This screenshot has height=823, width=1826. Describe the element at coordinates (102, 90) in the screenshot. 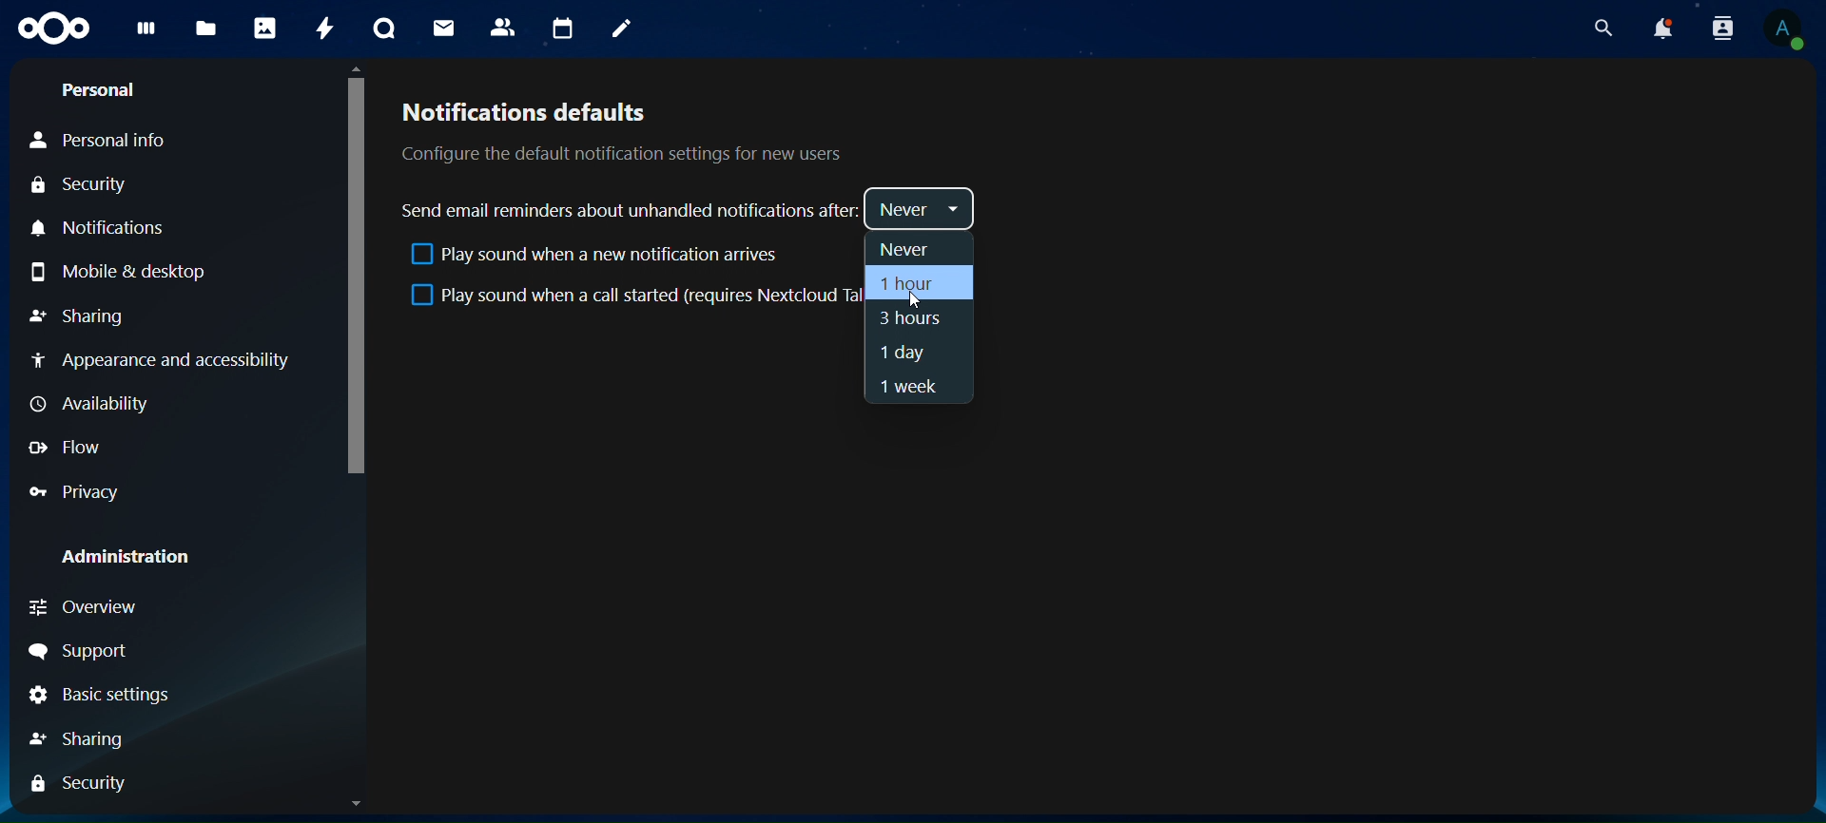

I see `Personal` at that location.